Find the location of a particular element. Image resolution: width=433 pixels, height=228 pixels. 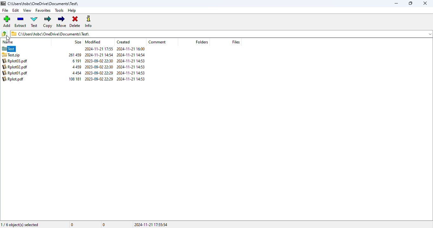

modified is located at coordinates (93, 42).